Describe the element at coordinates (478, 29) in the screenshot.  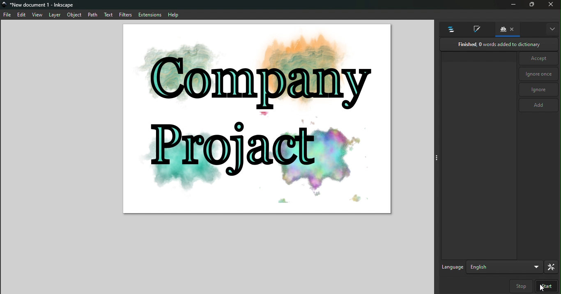
I see `Fill and stroke` at that location.